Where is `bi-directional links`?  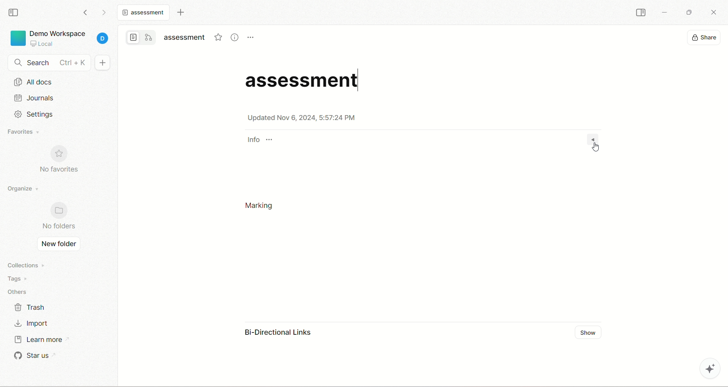
bi-directional links is located at coordinates (279, 335).